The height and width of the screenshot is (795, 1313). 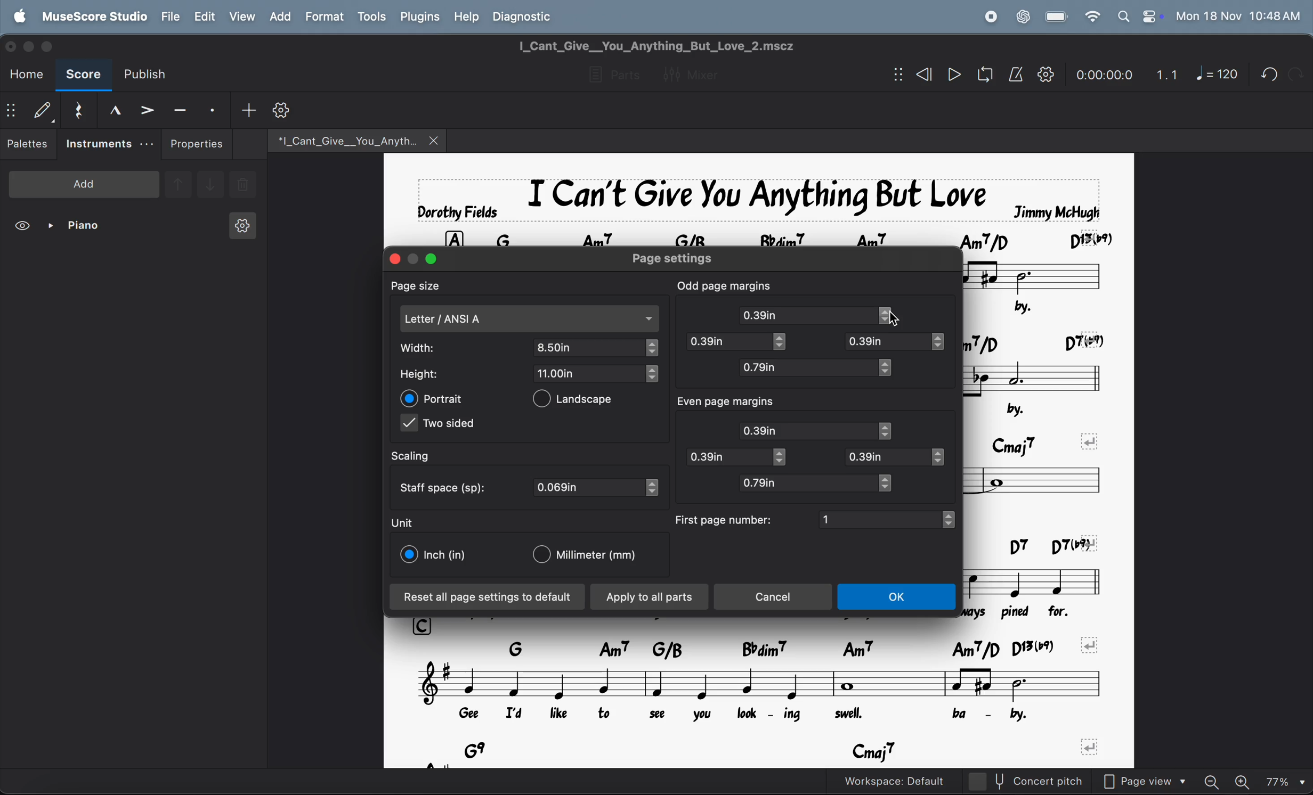 I want to click on view, so click(x=24, y=227).